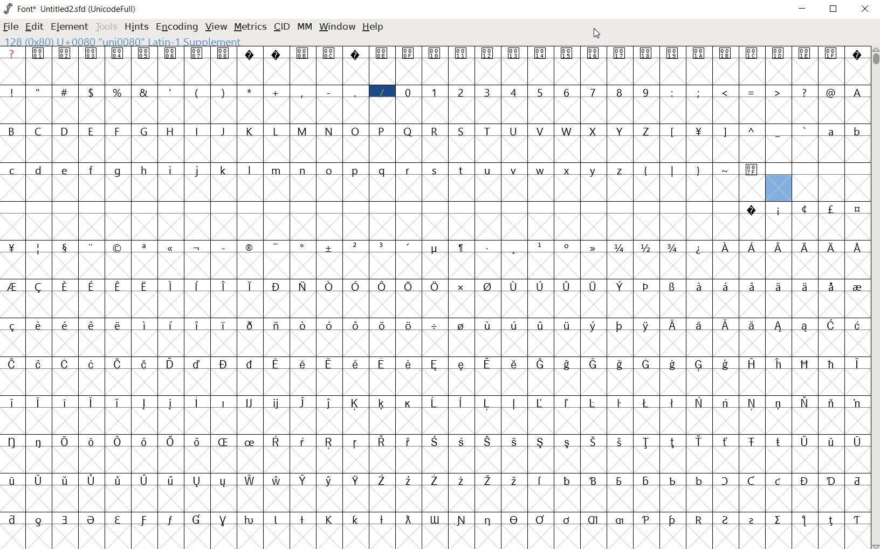  What do you see at coordinates (92, 481) in the screenshot?
I see `glyph` at bounding box center [92, 481].